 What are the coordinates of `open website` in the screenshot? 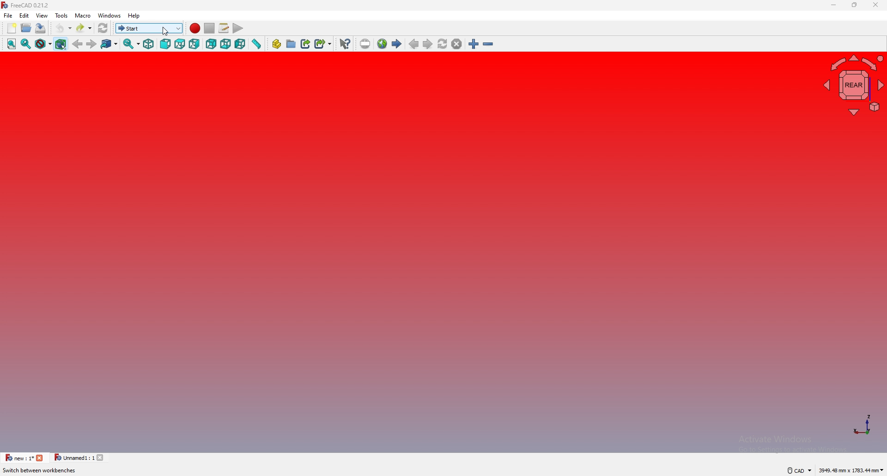 It's located at (383, 44).